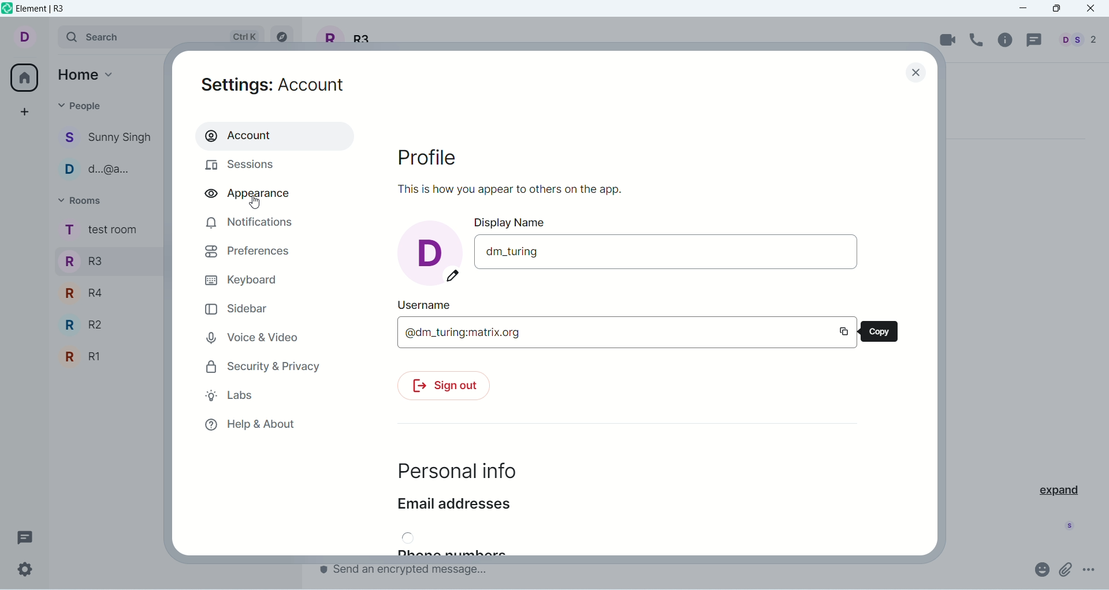  I want to click on email addresses, so click(456, 509).